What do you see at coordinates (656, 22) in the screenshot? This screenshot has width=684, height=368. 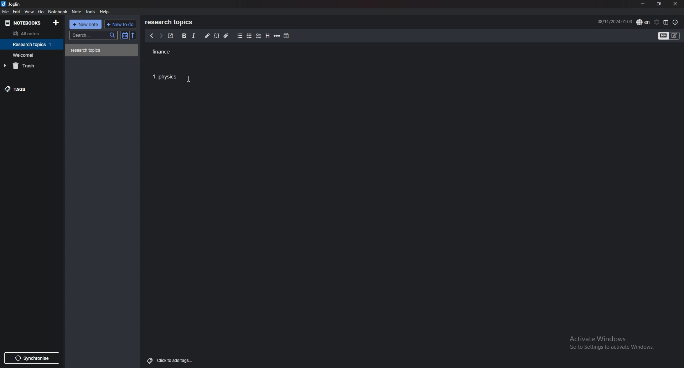 I see `set alarm` at bounding box center [656, 22].